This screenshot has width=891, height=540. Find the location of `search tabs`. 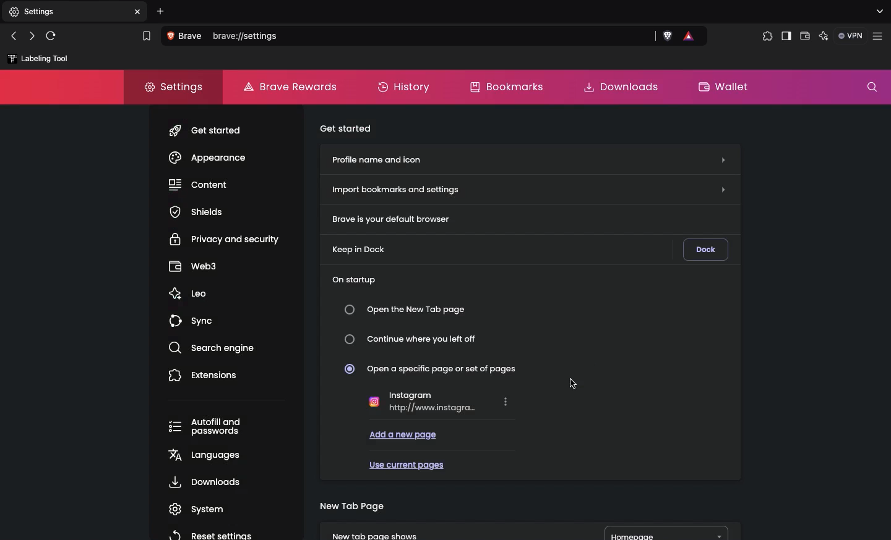

search tabs is located at coordinates (879, 12).